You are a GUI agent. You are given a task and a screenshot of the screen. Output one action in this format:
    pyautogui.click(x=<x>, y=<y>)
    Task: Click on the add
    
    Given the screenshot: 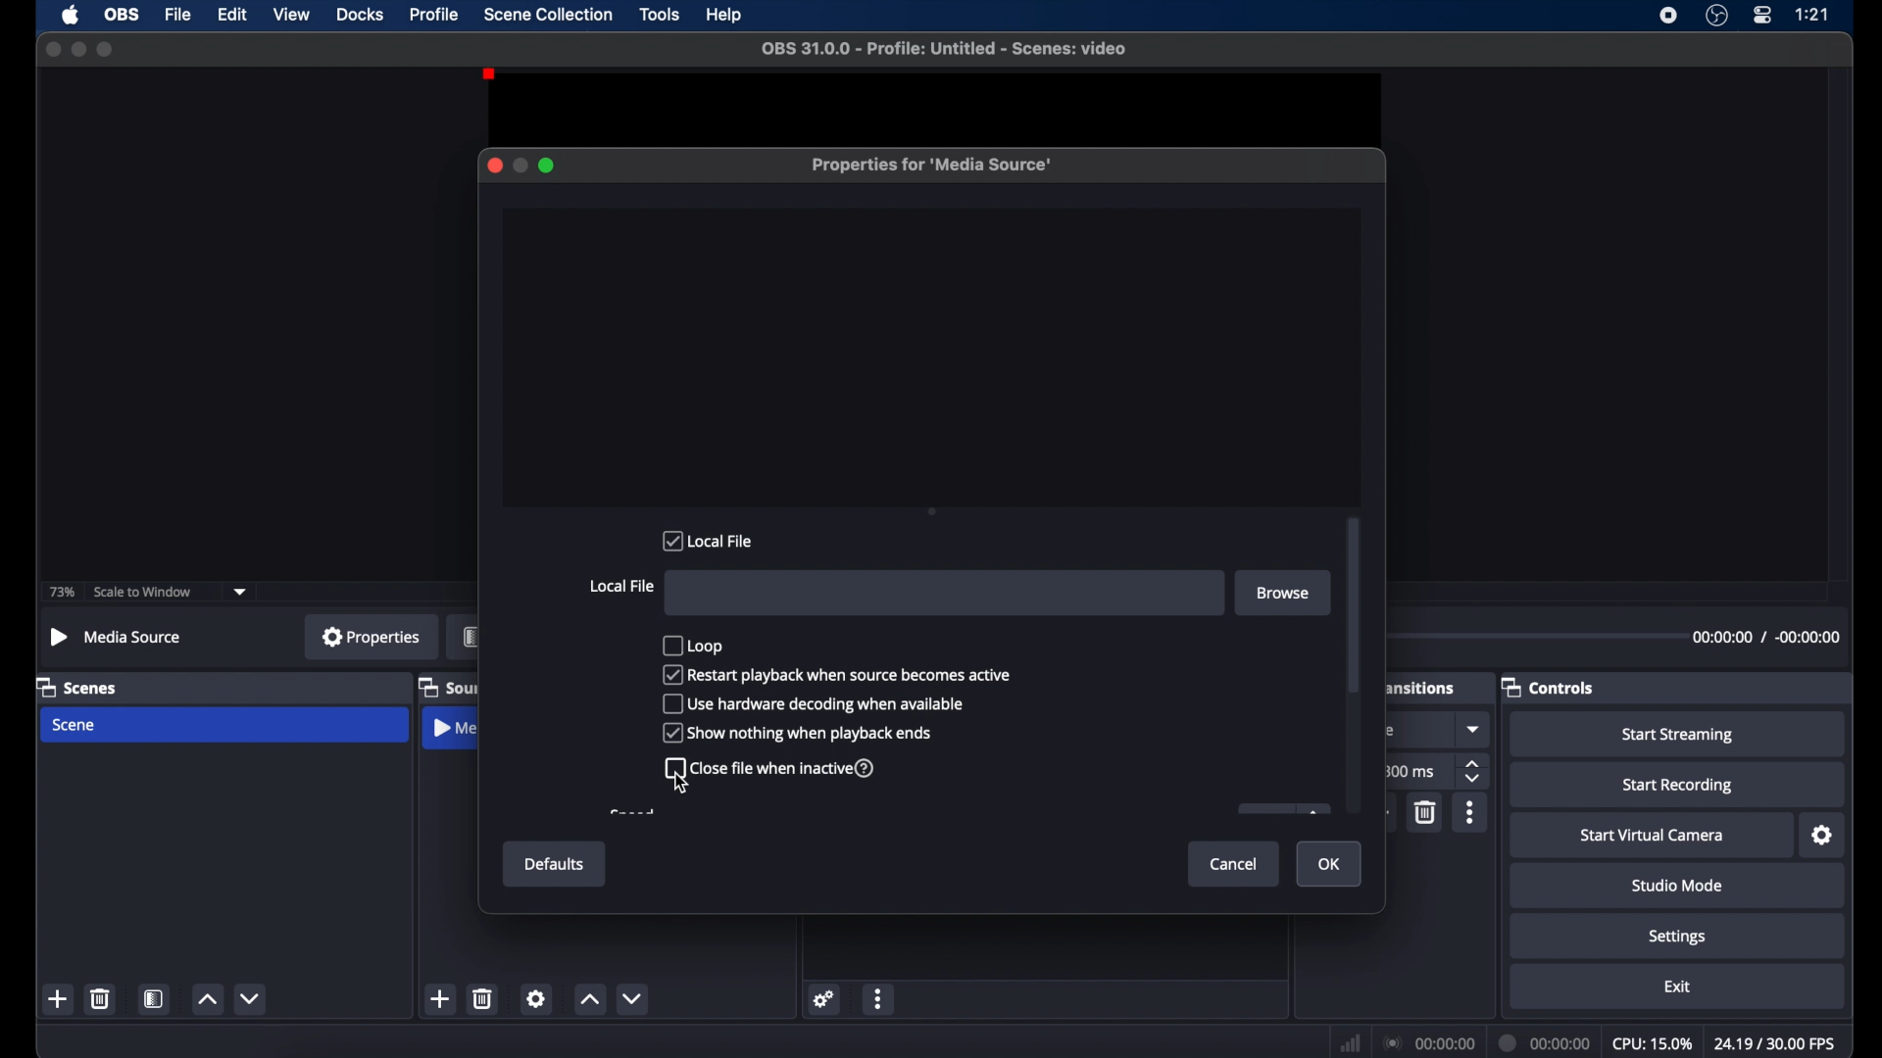 What is the action you would take?
    pyautogui.click(x=58, y=998)
    